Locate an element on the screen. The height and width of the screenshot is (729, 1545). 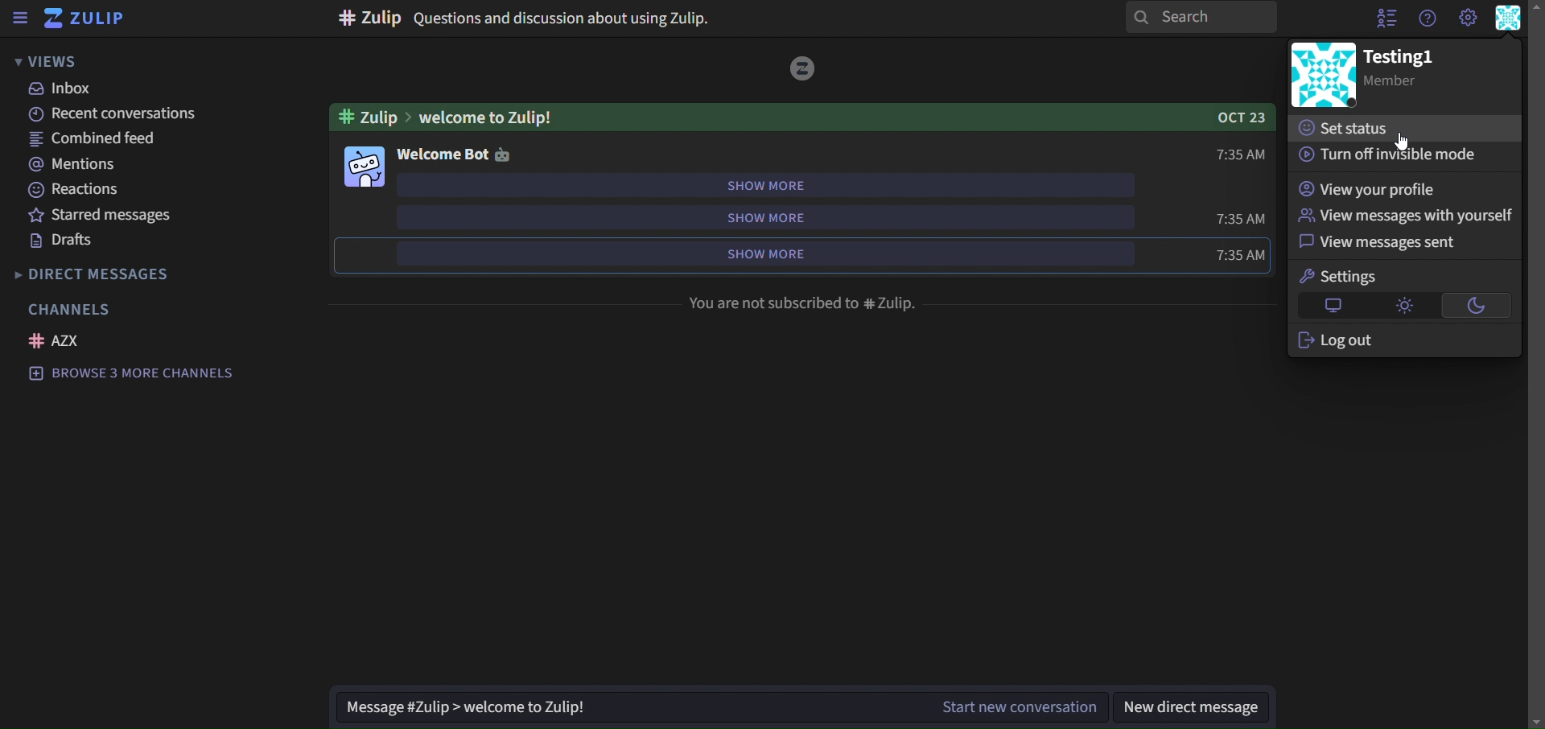
zulip is located at coordinates (85, 19).